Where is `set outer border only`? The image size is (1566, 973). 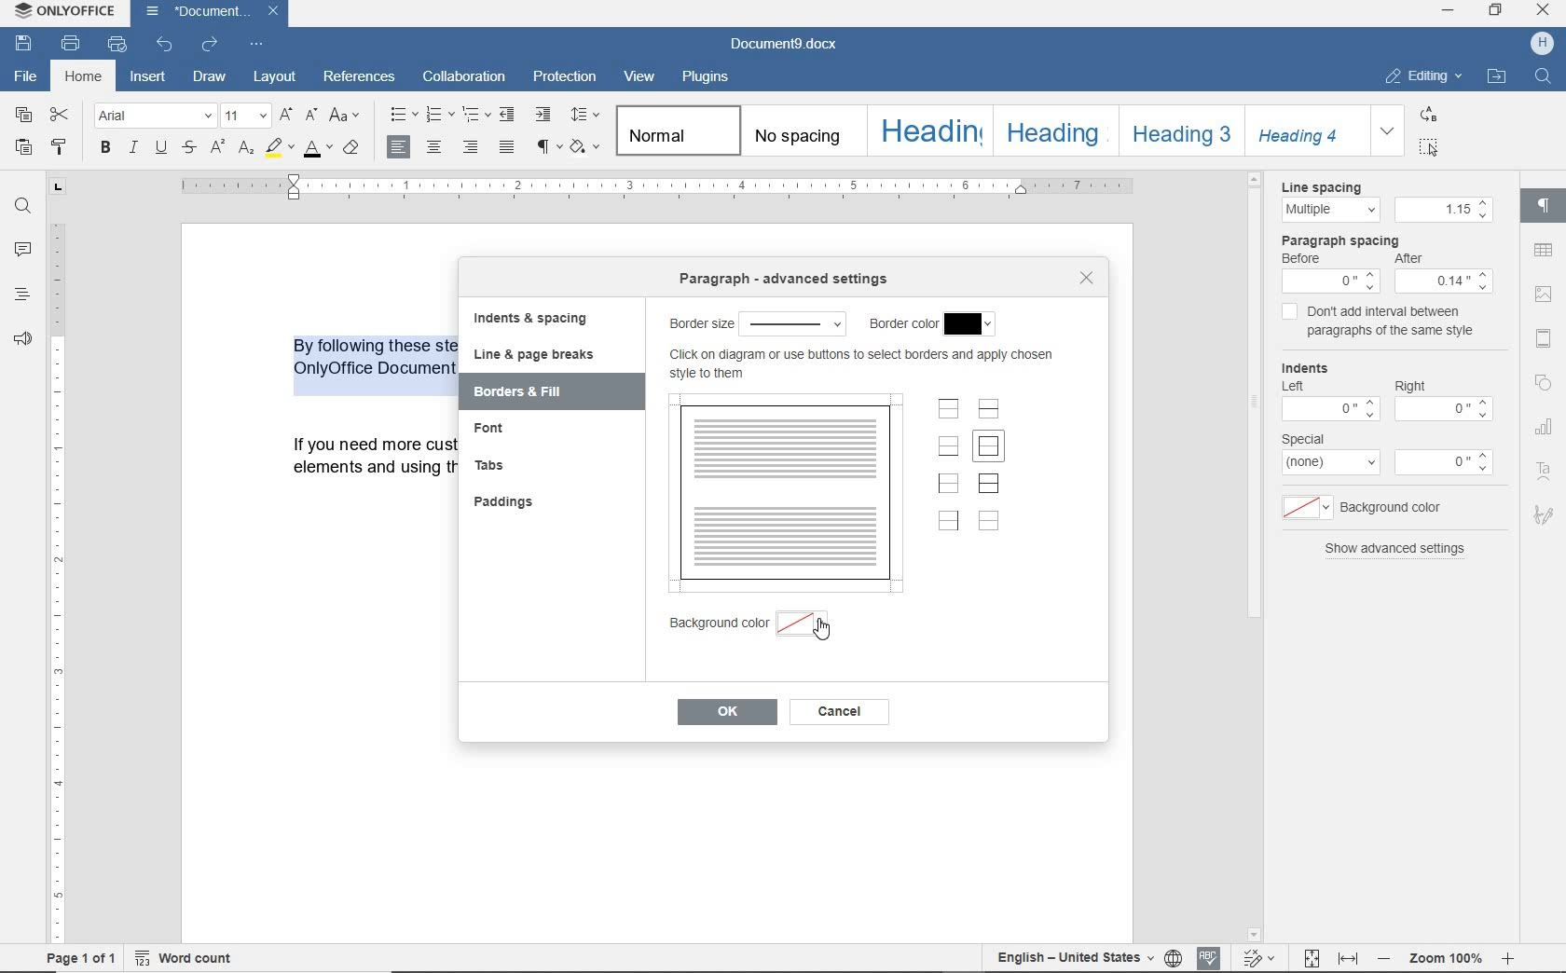 set outer border only is located at coordinates (988, 449).